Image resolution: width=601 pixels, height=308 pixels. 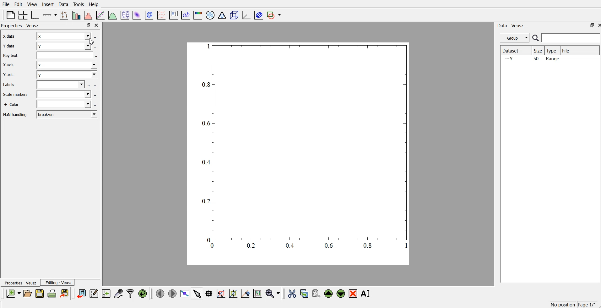 What do you see at coordinates (513, 49) in the screenshot?
I see `Dataset` at bounding box center [513, 49].